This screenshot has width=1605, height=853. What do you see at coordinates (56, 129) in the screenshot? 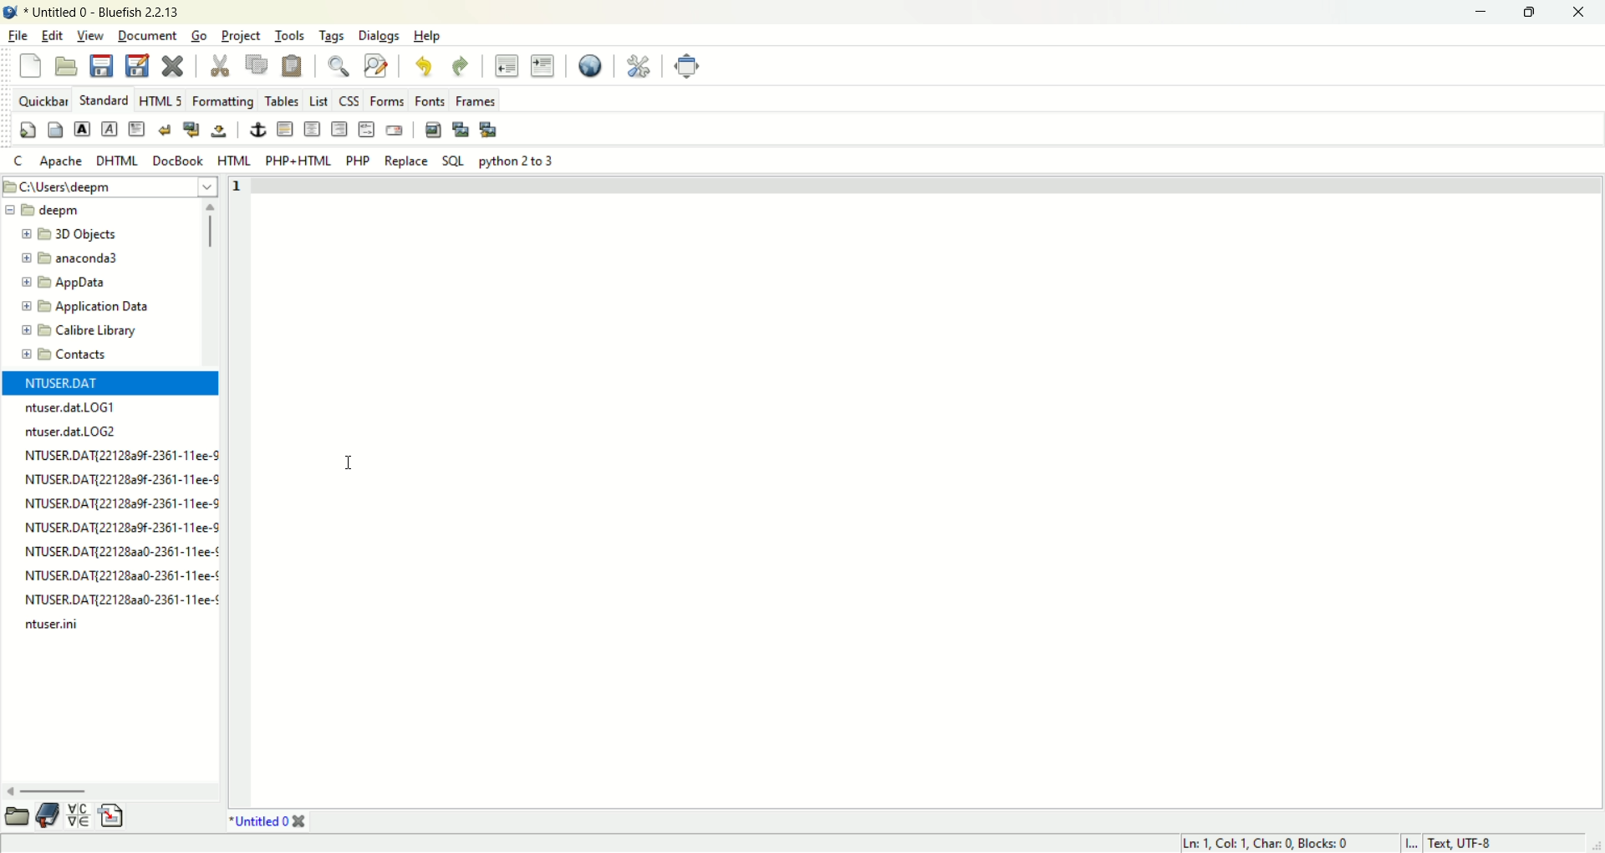
I see `body` at bounding box center [56, 129].